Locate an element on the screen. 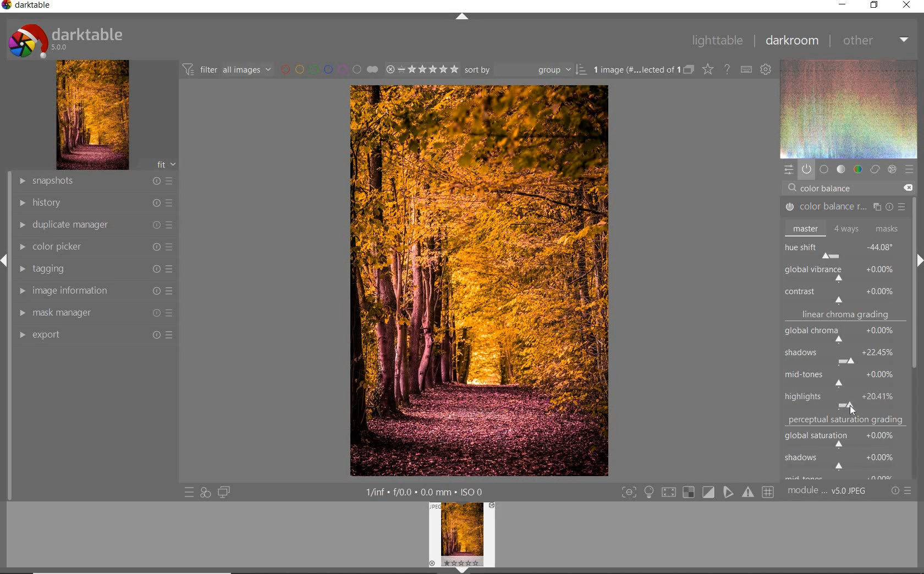 The image size is (924, 574). COLOR BALANCE is located at coordinates (829, 189).